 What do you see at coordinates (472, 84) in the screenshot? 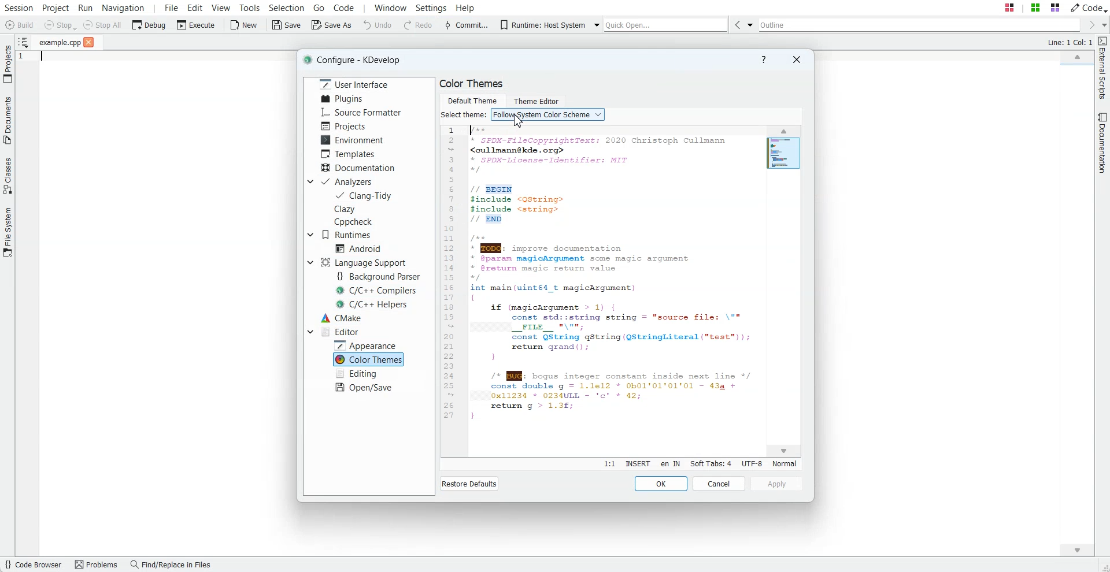
I see `Text` at bounding box center [472, 84].